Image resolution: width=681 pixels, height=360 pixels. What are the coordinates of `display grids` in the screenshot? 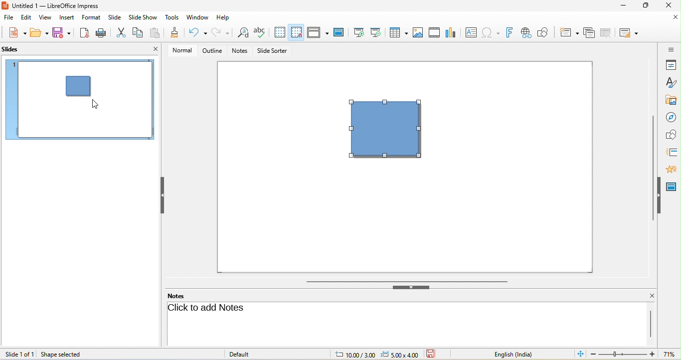 It's located at (280, 32).